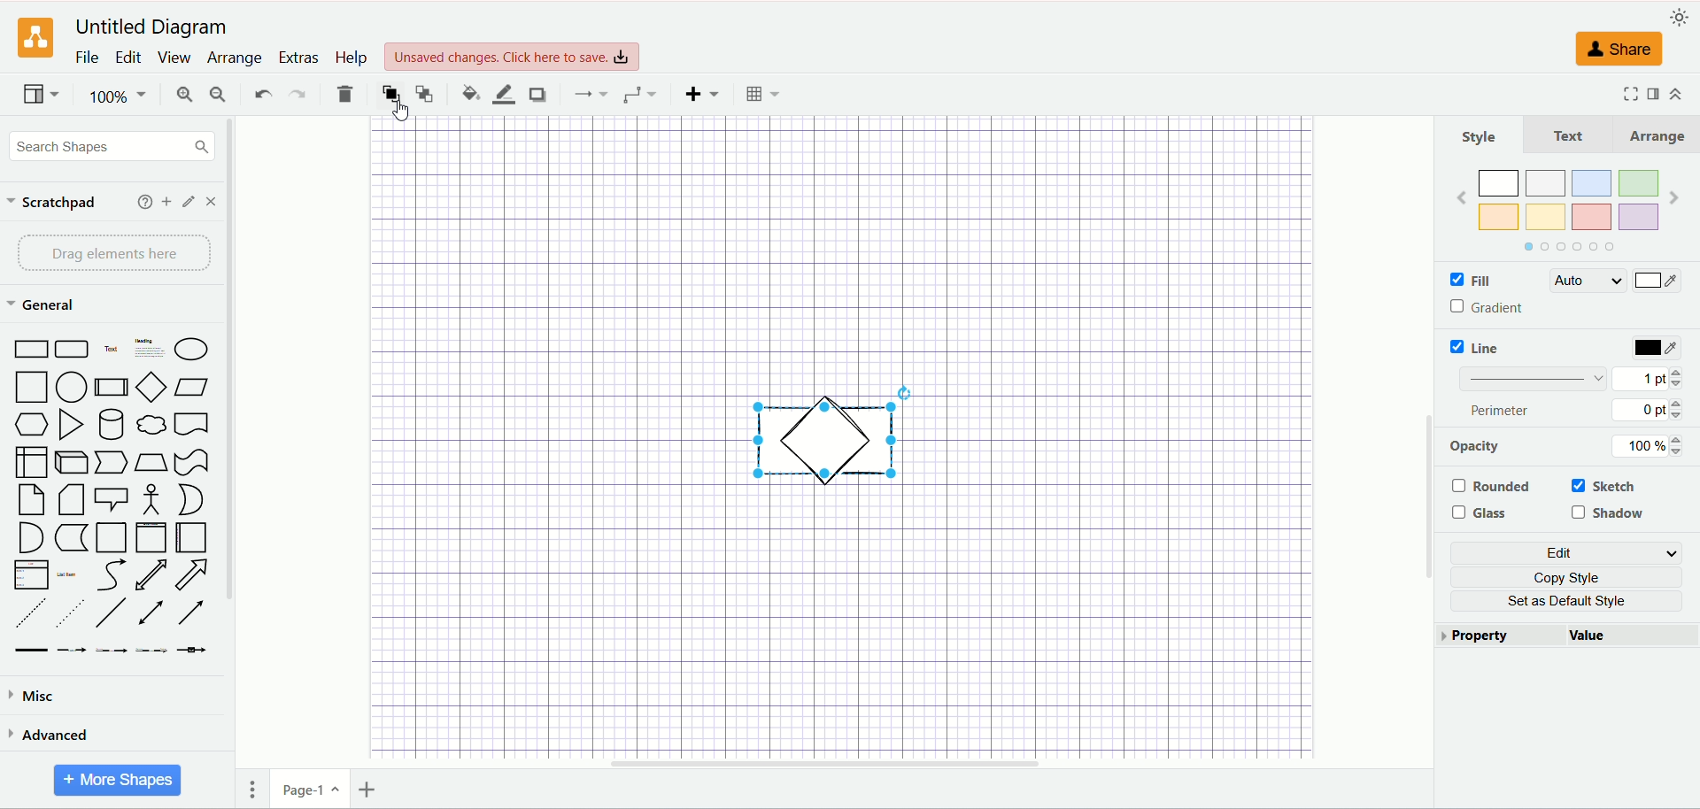 The height and width of the screenshot is (809, 1700). Describe the element at coordinates (761, 94) in the screenshot. I see `Table` at that location.